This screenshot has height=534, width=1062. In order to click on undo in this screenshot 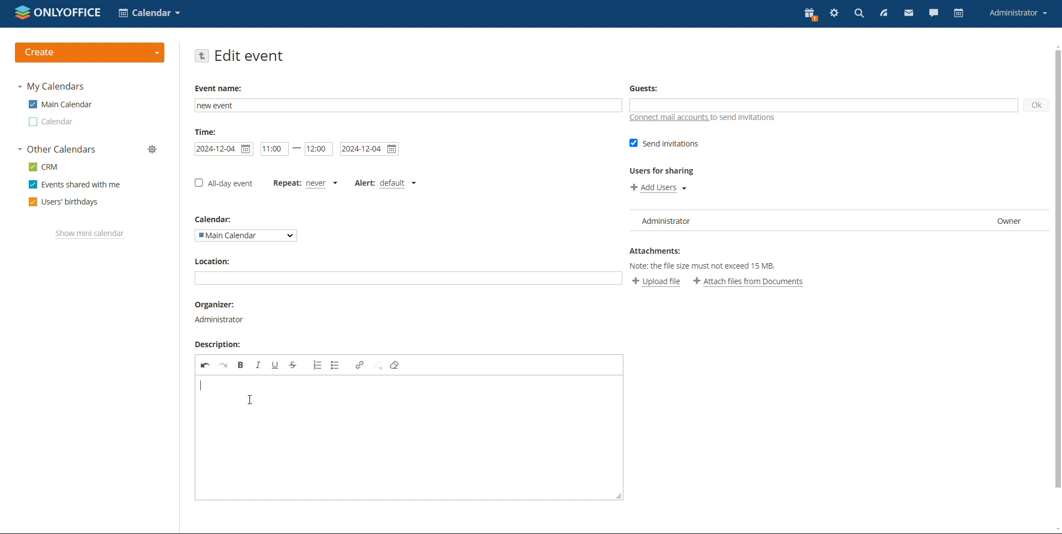, I will do `click(205, 365)`.